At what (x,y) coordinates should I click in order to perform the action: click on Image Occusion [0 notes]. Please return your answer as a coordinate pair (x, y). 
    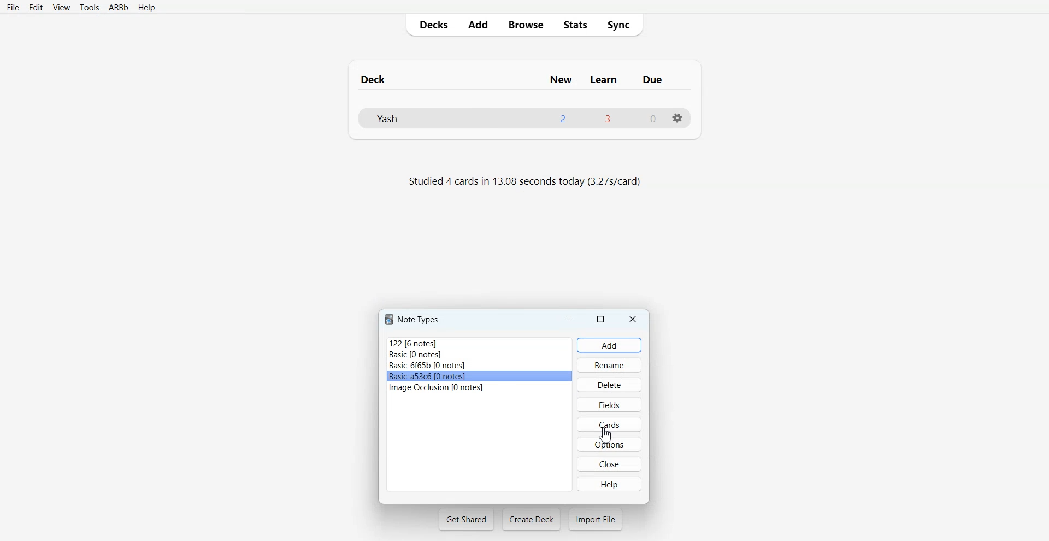
    Looking at the image, I should click on (480, 387).